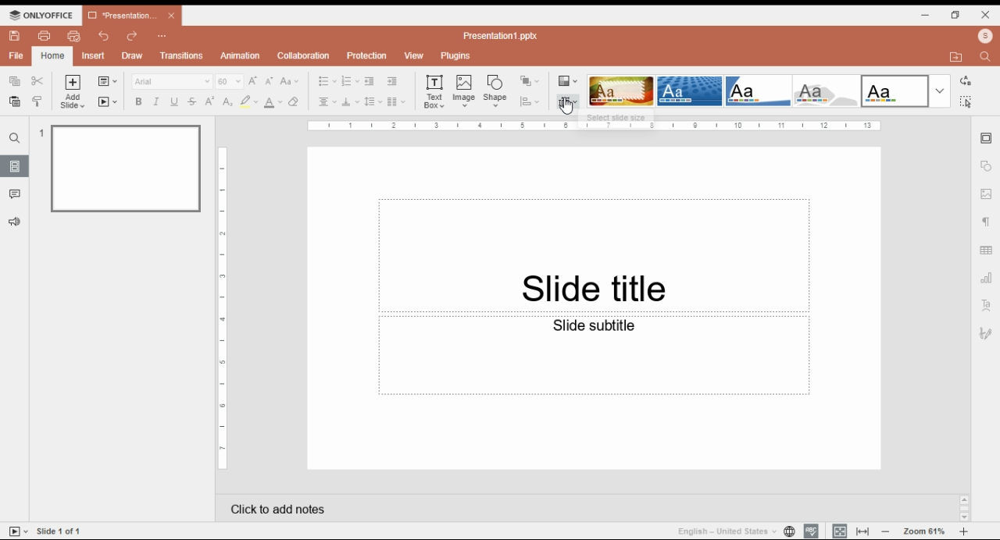 This screenshot has height=540, width=1000. I want to click on view, so click(413, 56).